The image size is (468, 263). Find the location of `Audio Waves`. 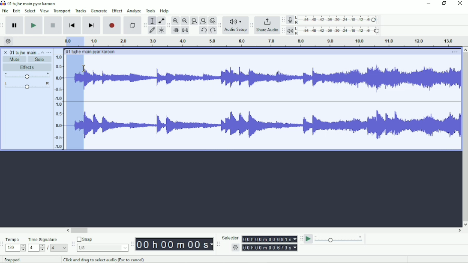

Audio Waves is located at coordinates (273, 80).